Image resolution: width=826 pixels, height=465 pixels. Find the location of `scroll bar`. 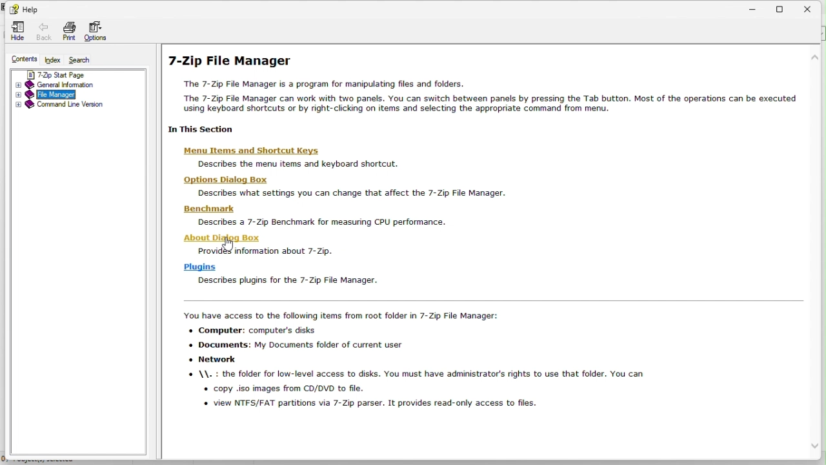

scroll bar is located at coordinates (818, 254).